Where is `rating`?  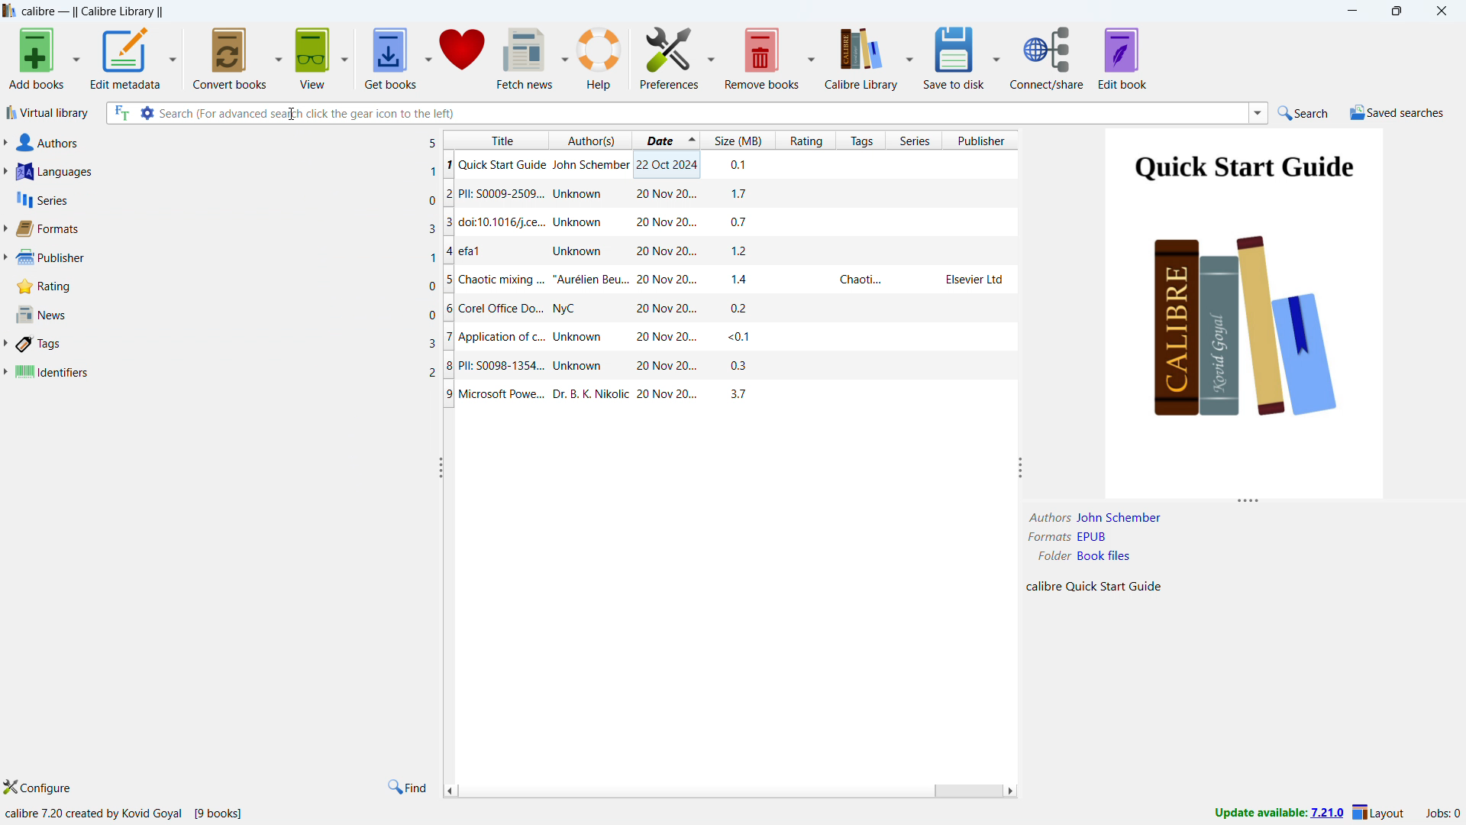 rating is located at coordinates (226, 286).